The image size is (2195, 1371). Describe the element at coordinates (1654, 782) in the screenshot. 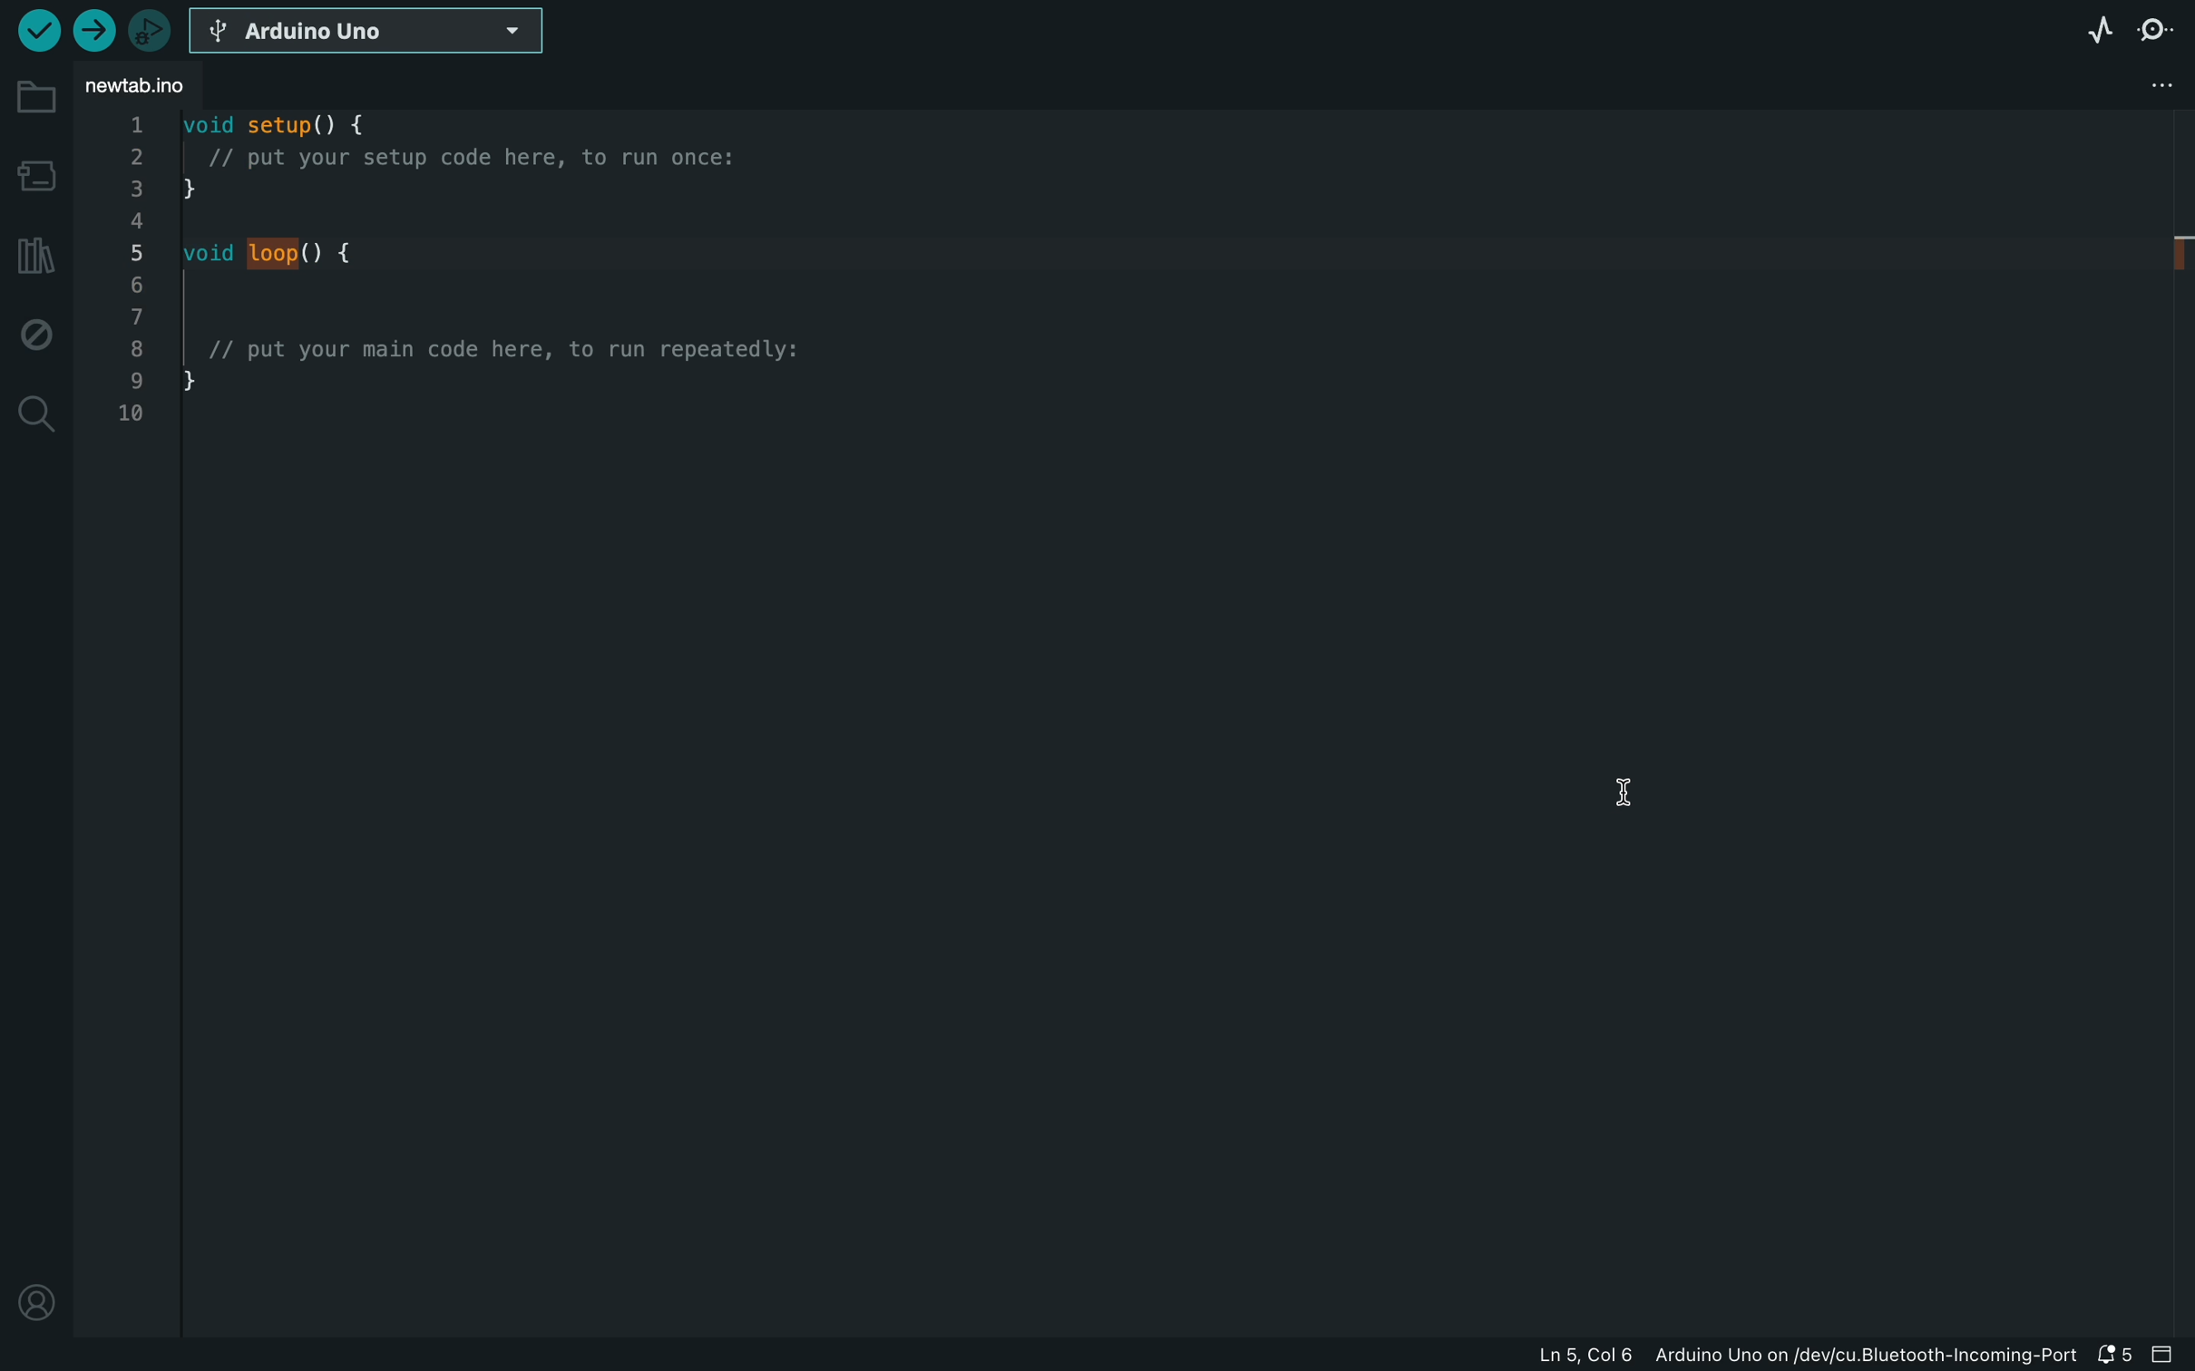

I see `cursor` at that location.